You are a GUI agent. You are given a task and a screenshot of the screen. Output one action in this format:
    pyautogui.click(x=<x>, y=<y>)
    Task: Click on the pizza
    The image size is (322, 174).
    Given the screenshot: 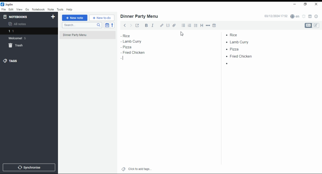 What is the action you would take?
    pyautogui.click(x=127, y=47)
    